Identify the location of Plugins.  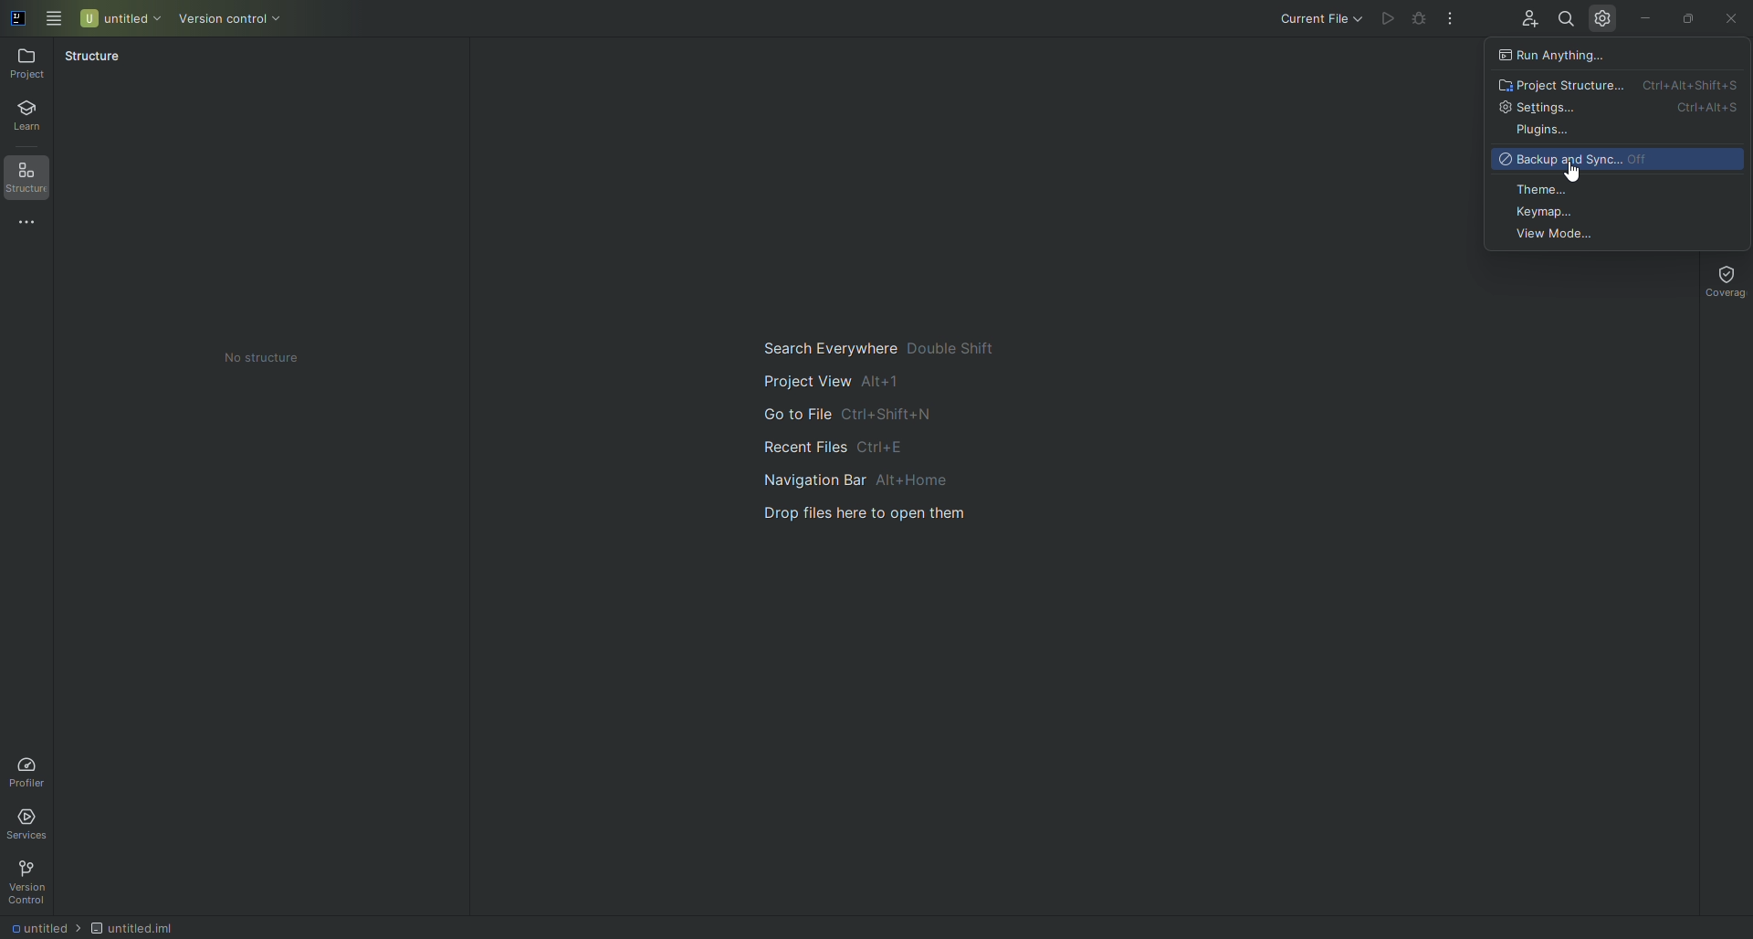
(1542, 131).